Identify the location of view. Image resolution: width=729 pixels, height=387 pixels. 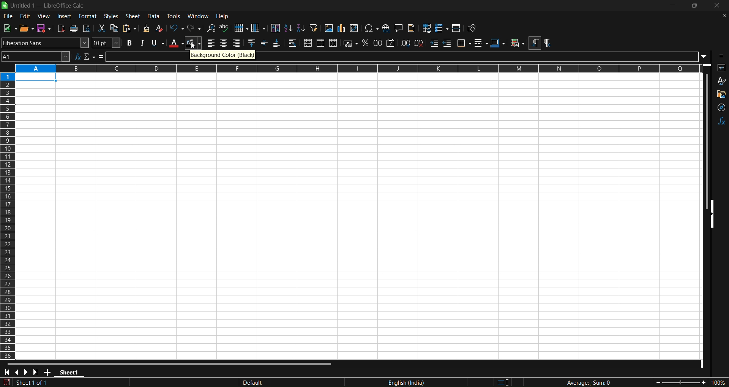
(44, 16).